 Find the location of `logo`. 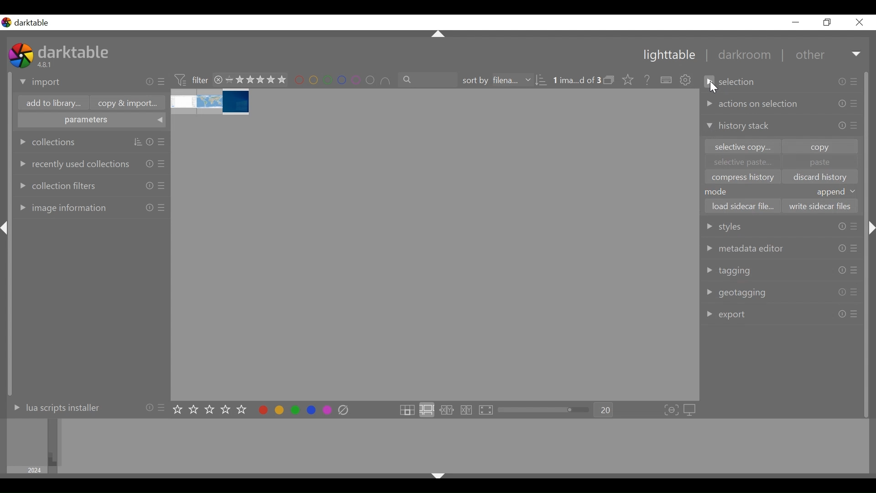

logo is located at coordinates (21, 55).